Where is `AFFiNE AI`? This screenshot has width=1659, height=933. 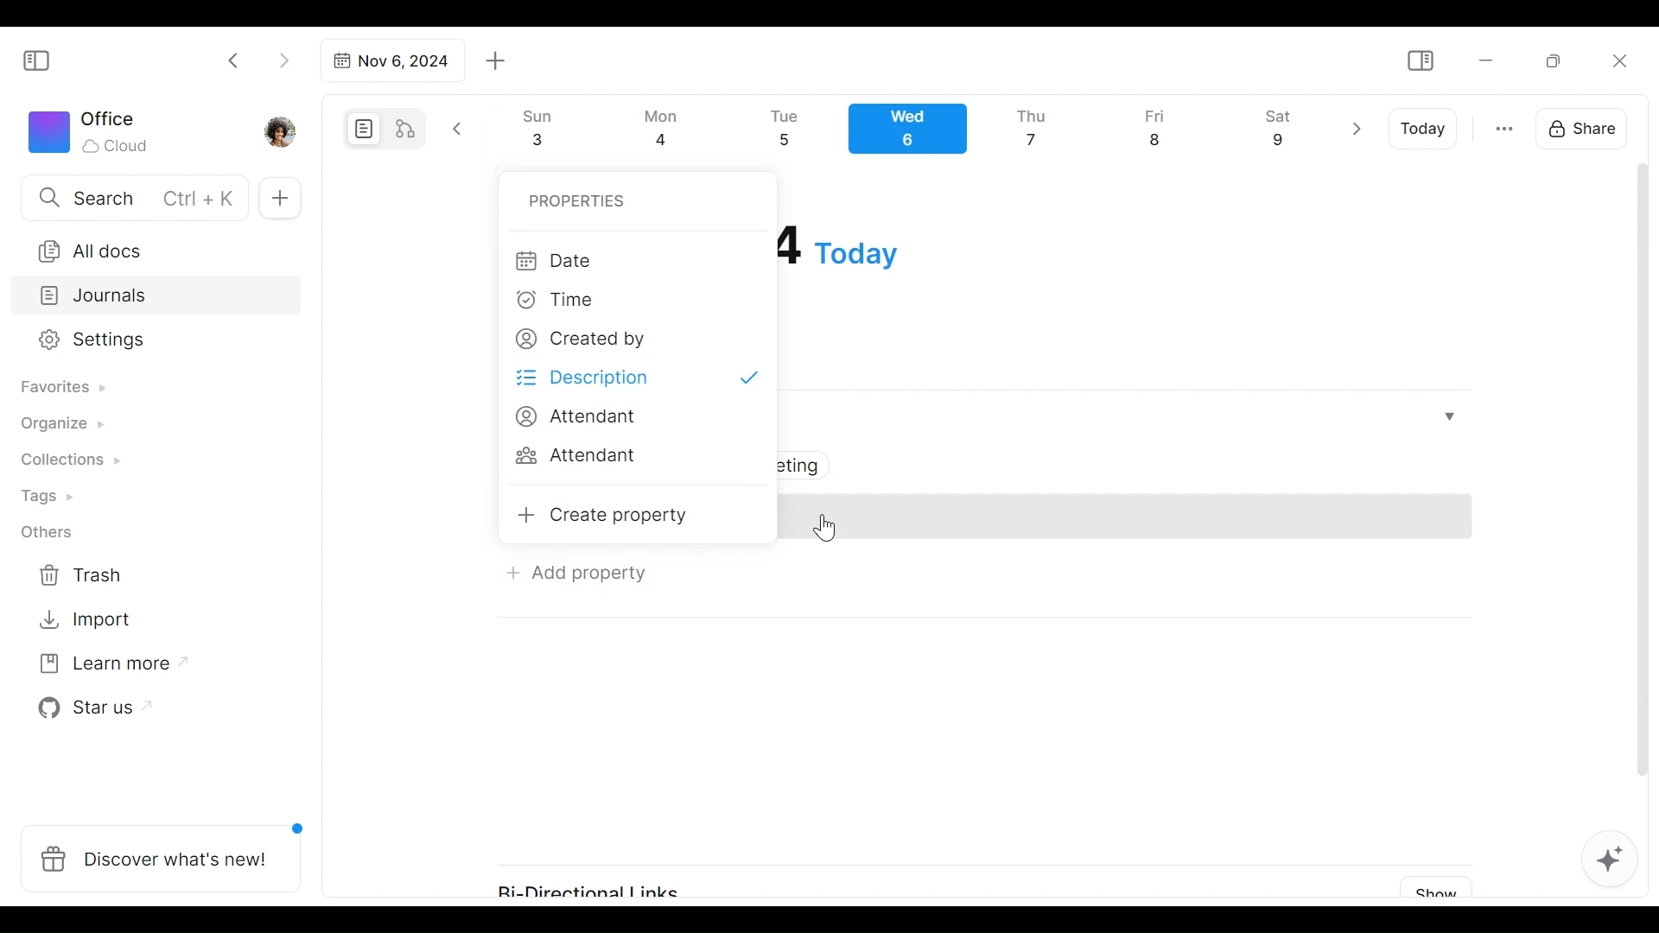 AFFiNE AI is located at coordinates (1610, 861).